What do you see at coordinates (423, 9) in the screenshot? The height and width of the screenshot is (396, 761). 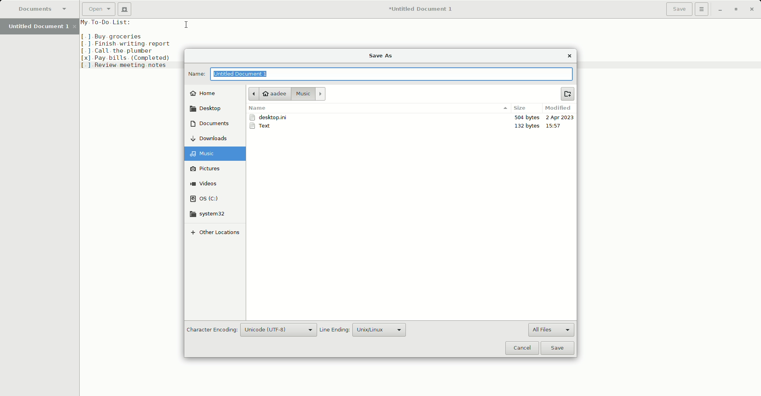 I see `Untitled Document 1` at bounding box center [423, 9].